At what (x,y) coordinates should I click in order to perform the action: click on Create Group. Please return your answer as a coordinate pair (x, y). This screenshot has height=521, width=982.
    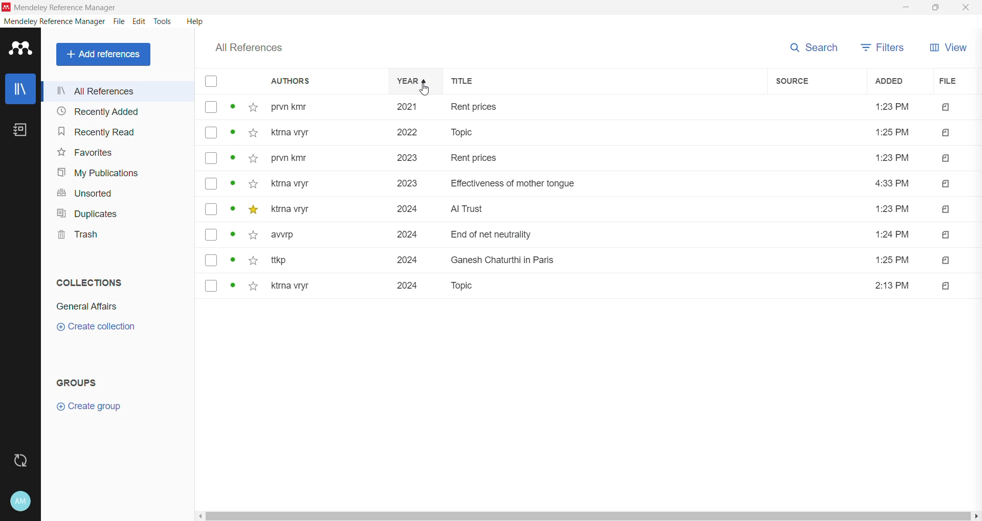
    Looking at the image, I should click on (98, 408).